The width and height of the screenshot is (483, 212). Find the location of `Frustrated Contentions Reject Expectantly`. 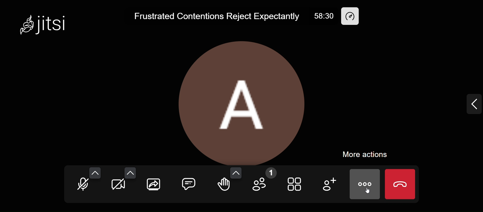

Frustrated Contentions Reject Expectantly is located at coordinates (216, 17).